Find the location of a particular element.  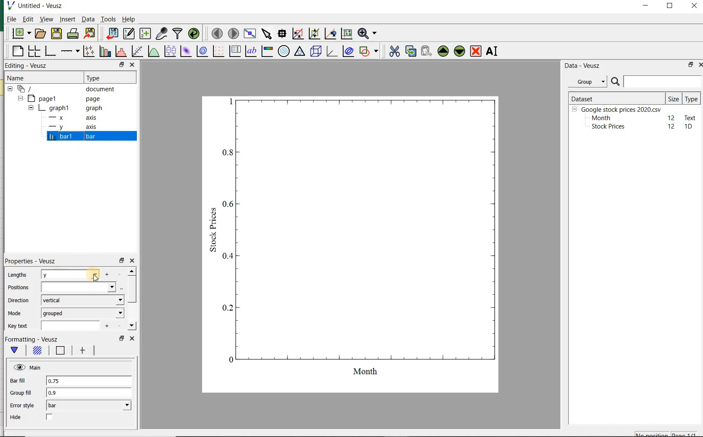

restore is located at coordinates (122, 65).